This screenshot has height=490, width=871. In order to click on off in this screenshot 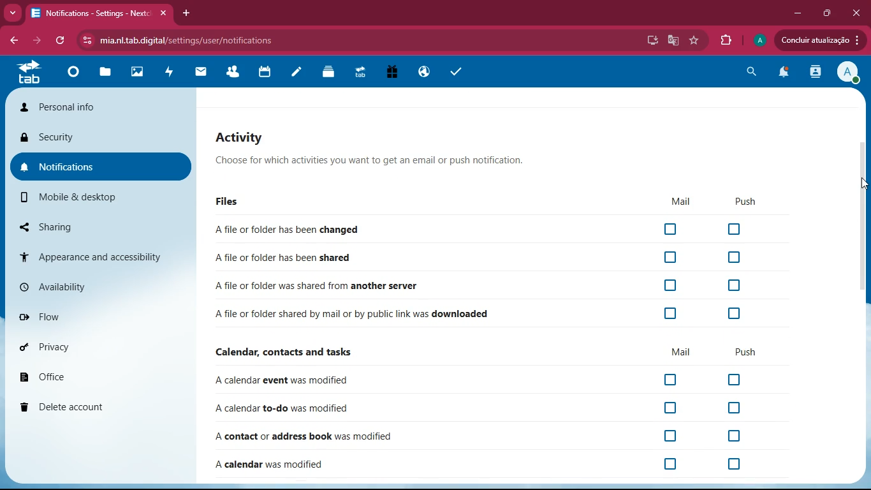, I will do `click(736, 409)`.